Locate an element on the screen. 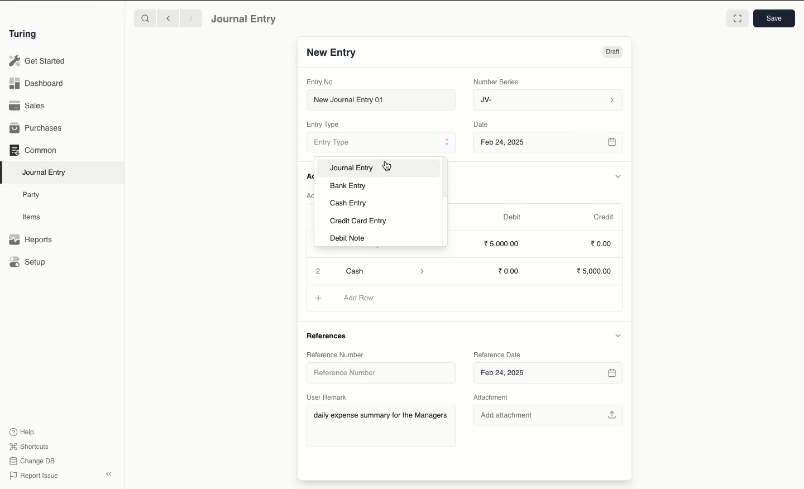  0.00 is located at coordinates (509, 271).